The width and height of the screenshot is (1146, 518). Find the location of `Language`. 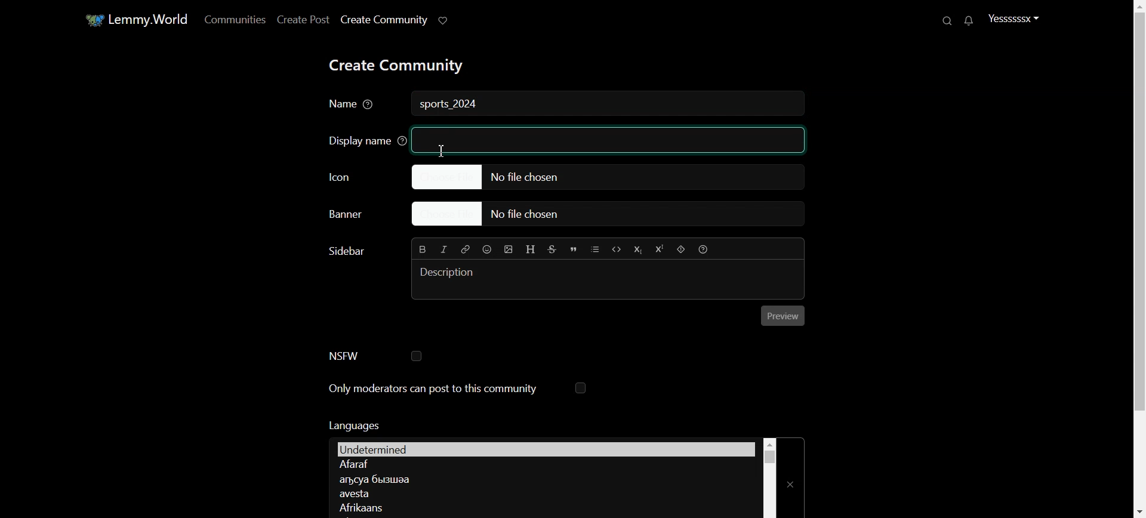

Language is located at coordinates (542, 507).